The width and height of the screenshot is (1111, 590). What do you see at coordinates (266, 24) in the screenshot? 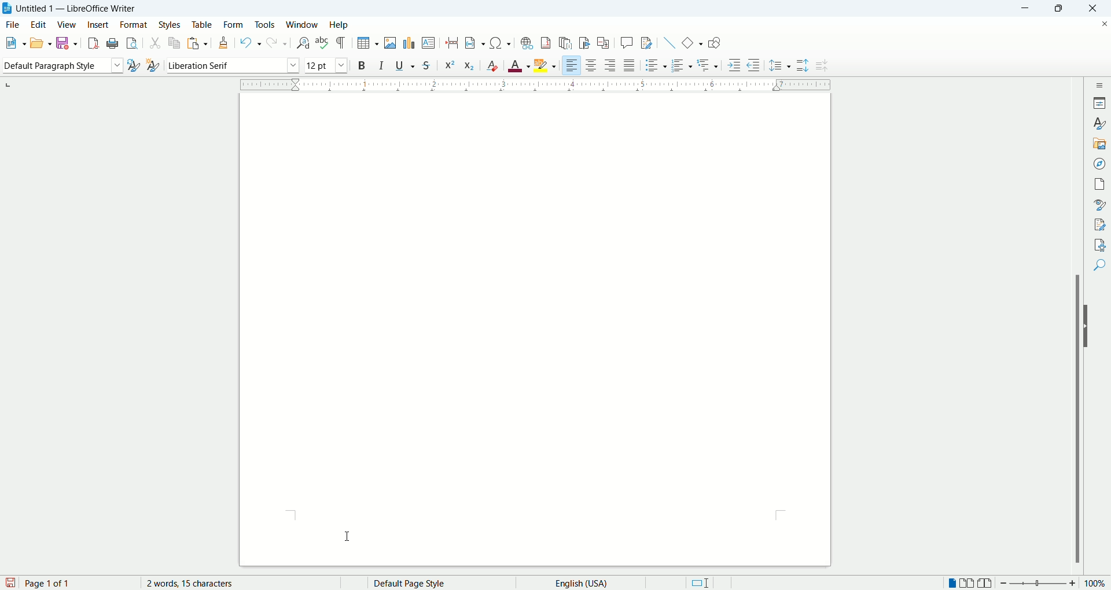
I see `tools` at bounding box center [266, 24].